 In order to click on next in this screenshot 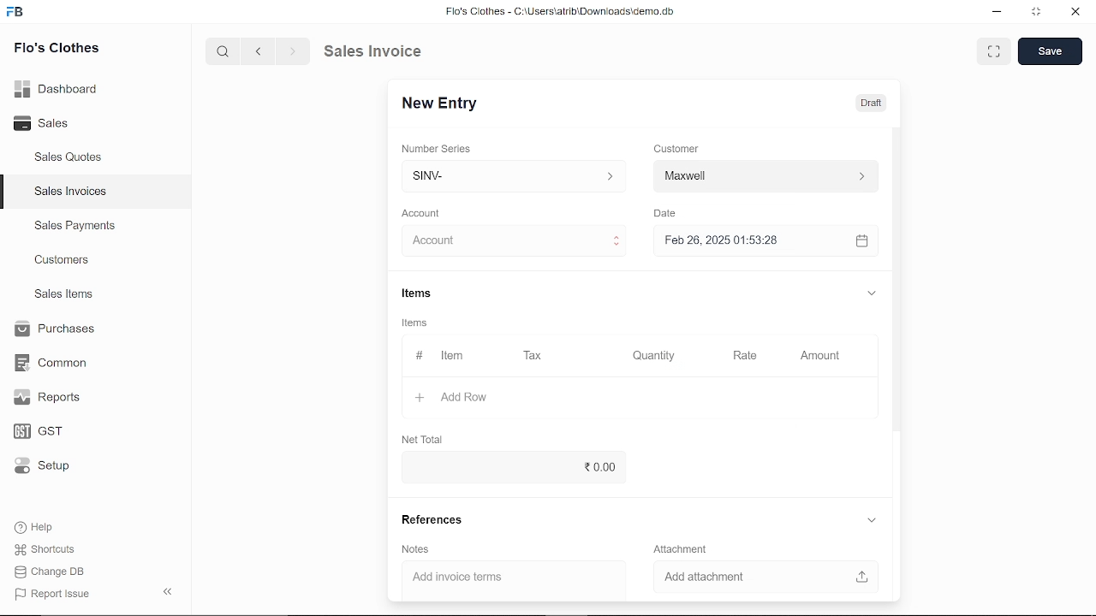, I will do `click(293, 51)`.